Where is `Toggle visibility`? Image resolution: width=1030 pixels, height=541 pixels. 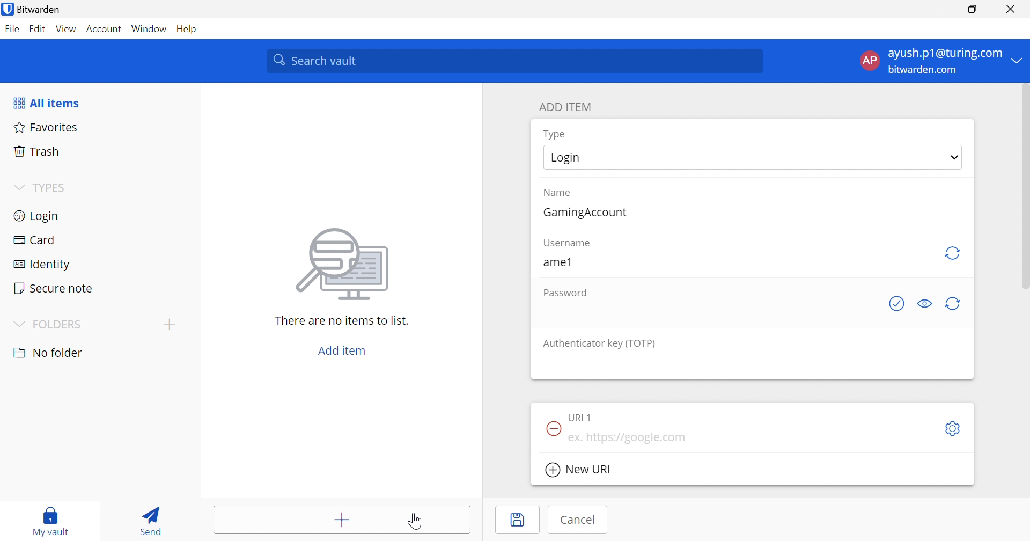
Toggle visibility is located at coordinates (928, 303).